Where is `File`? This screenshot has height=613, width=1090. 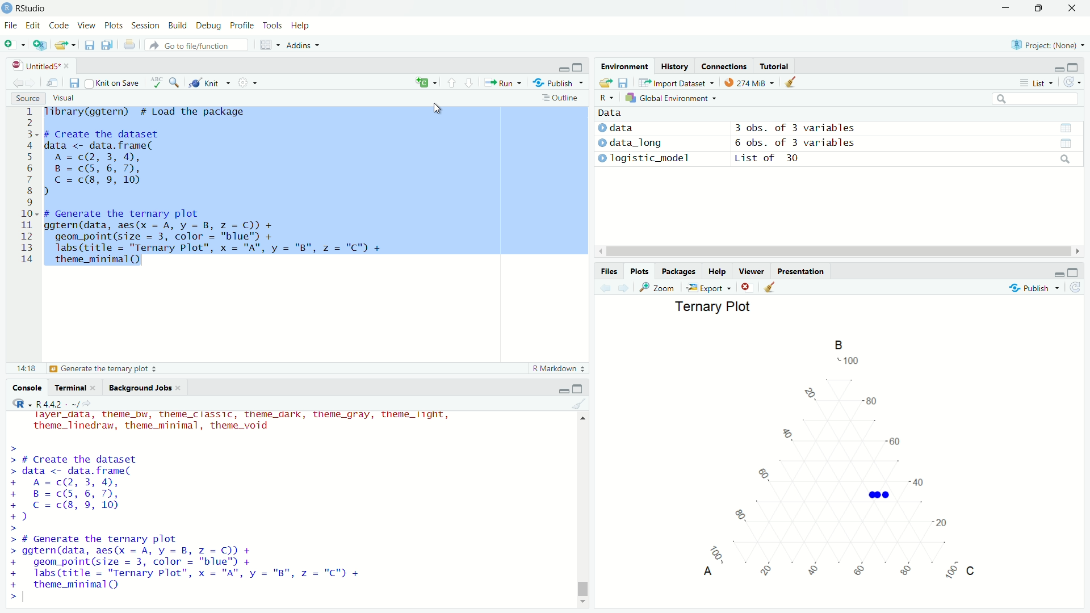 File is located at coordinates (12, 24).